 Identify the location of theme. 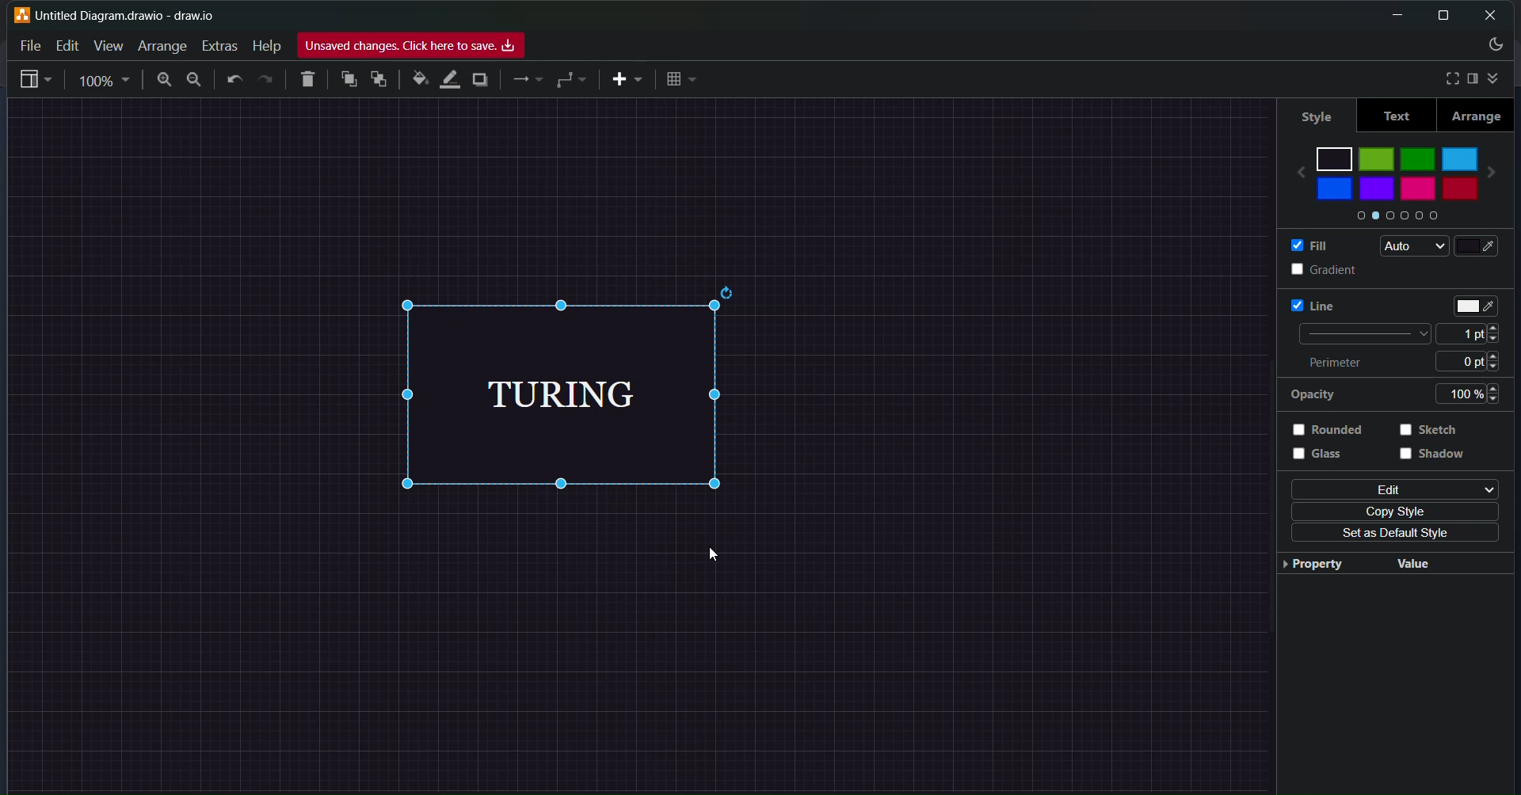
(1494, 47).